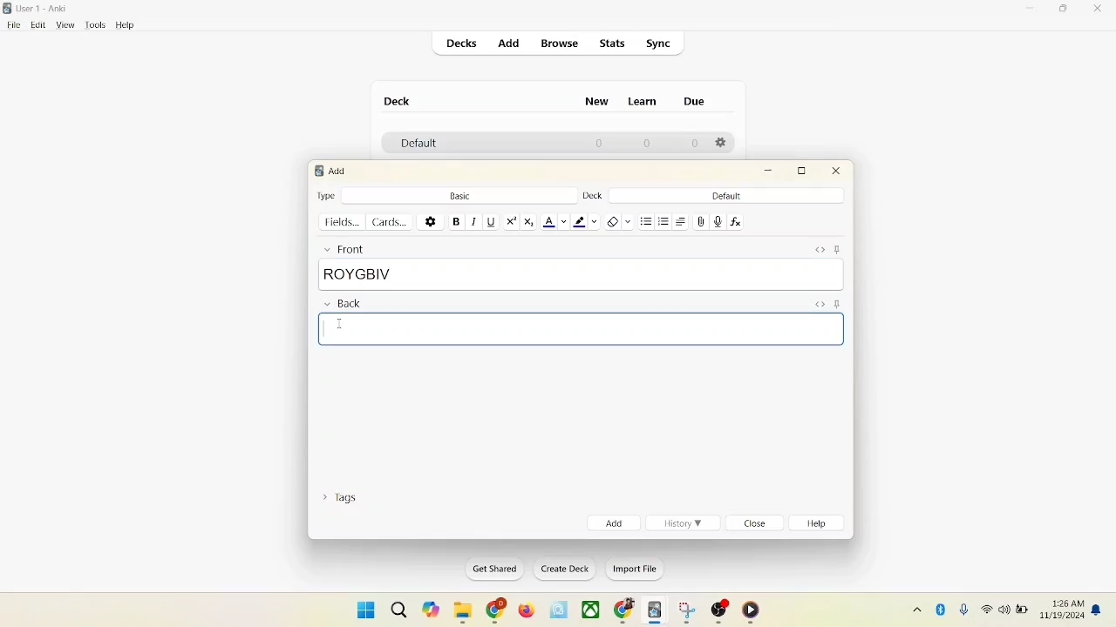  What do you see at coordinates (614, 44) in the screenshot?
I see `stats` at bounding box center [614, 44].